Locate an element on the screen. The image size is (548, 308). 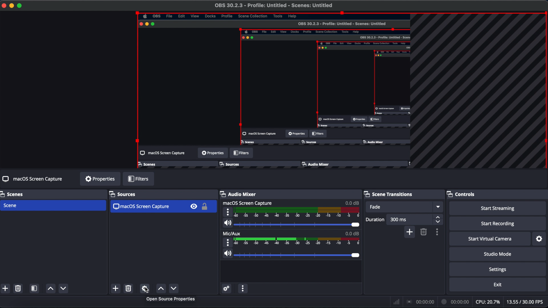
mic properties is located at coordinates (227, 242).